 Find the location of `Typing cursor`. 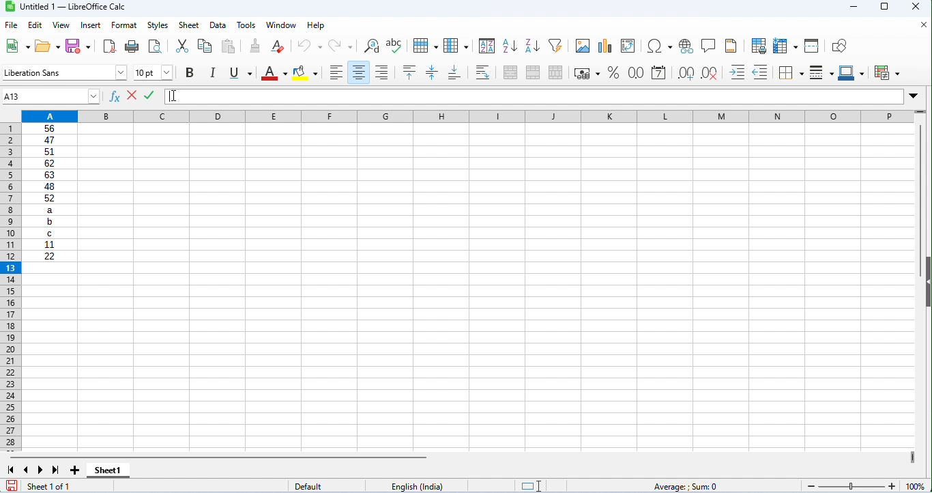

Typing cursor is located at coordinates (169, 96).